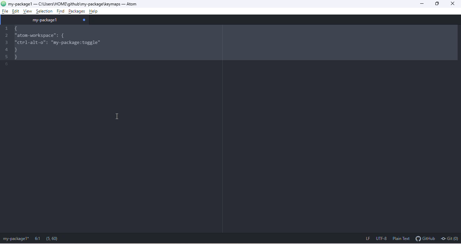 This screenshot has height=244, width=461. Describe the element at coordinates (365, 239) in the screenshot. I see `lf` at that location.